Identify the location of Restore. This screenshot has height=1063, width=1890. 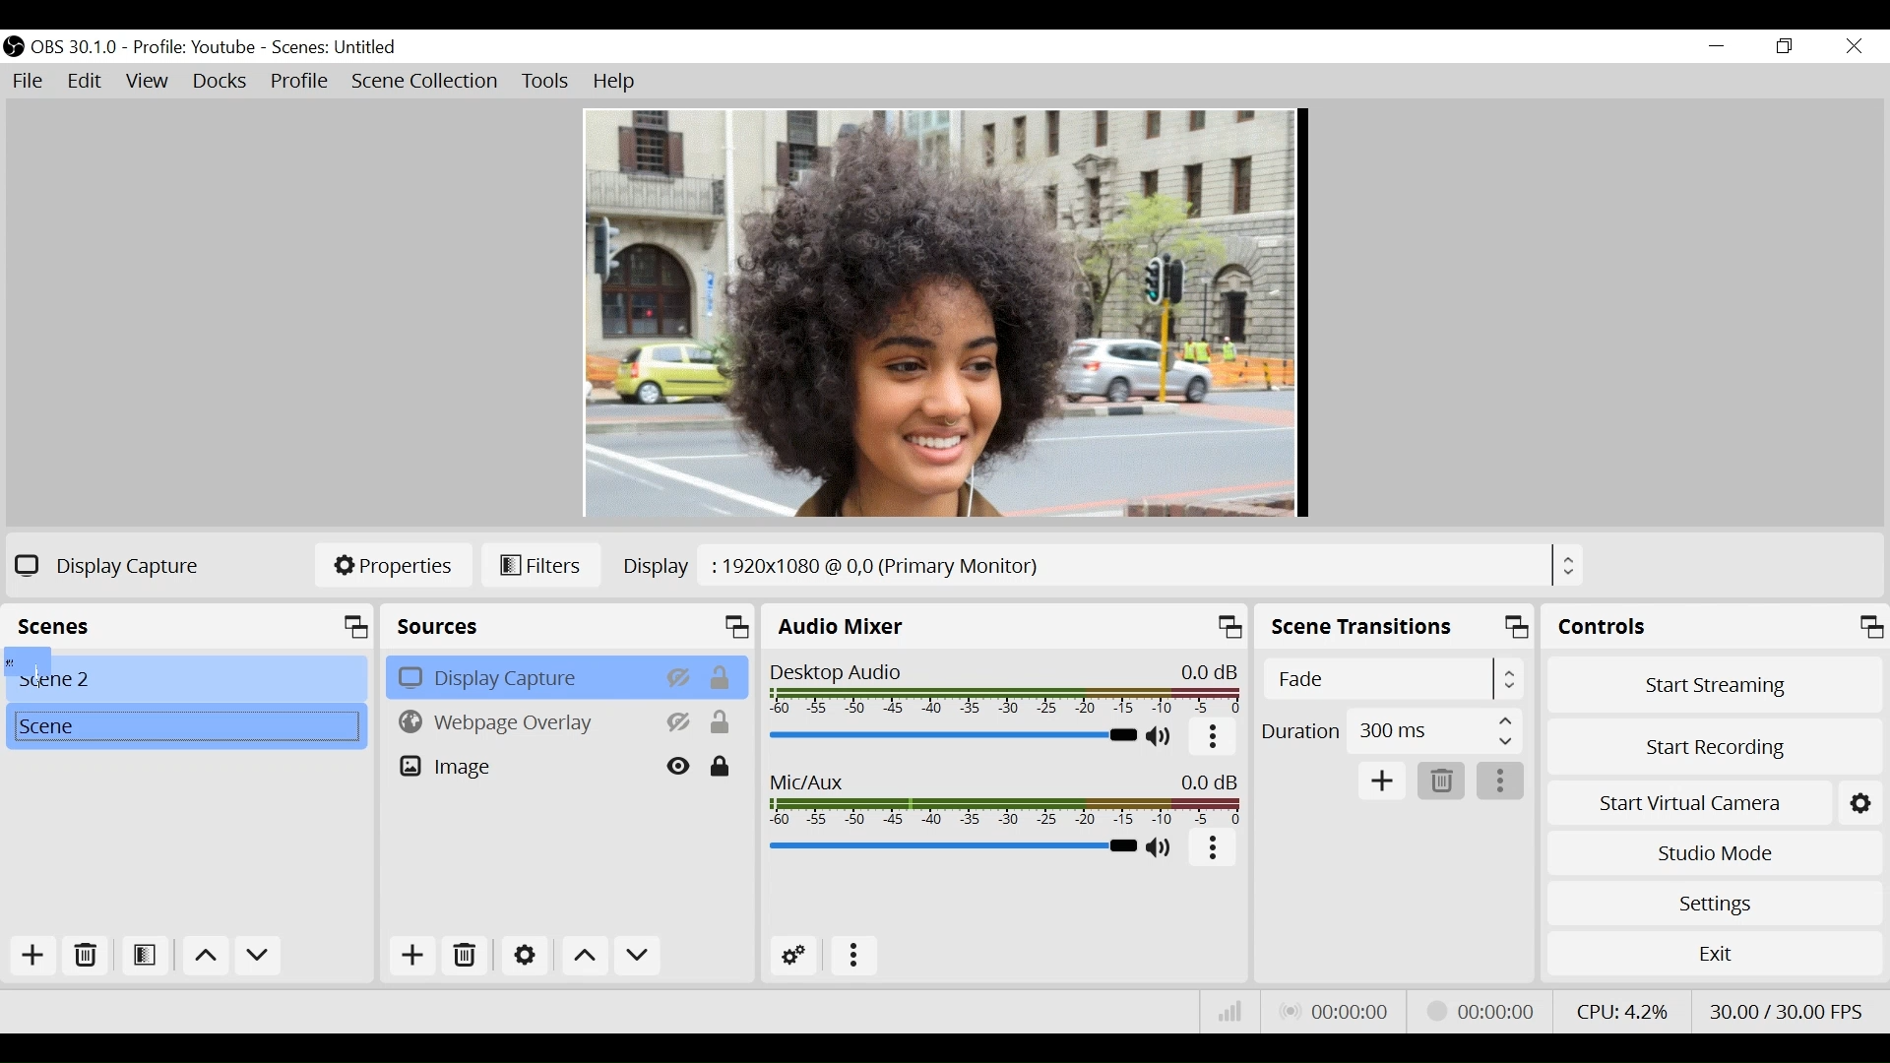
(1785, 47).